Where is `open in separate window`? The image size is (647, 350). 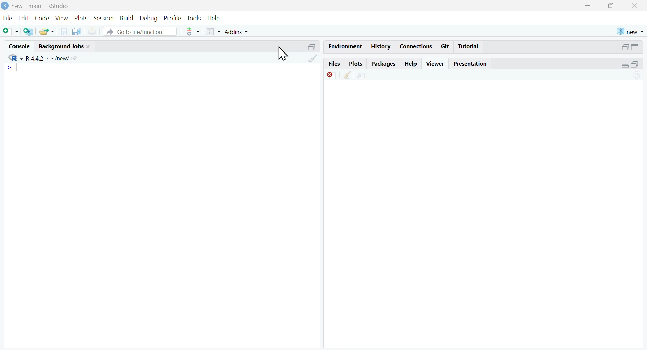 open in separate window is located at coordinates (625, 47).